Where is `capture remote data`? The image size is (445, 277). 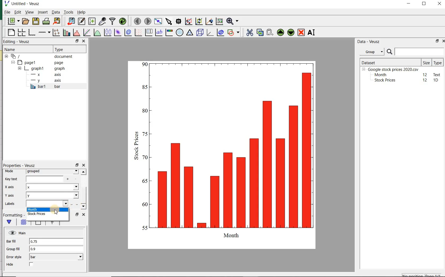 capture remote data is located at coordinates (102, 21).